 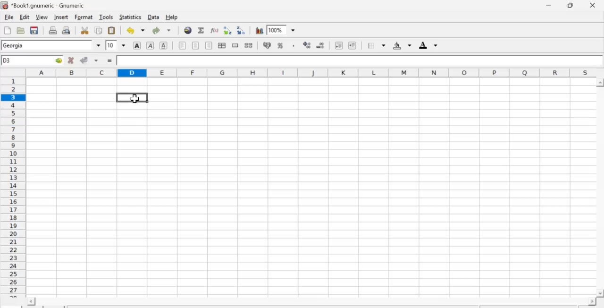 What do you see at coordinates (61, 17) in the screenshot?
I see `Insert` at bounding box center [61, 17].